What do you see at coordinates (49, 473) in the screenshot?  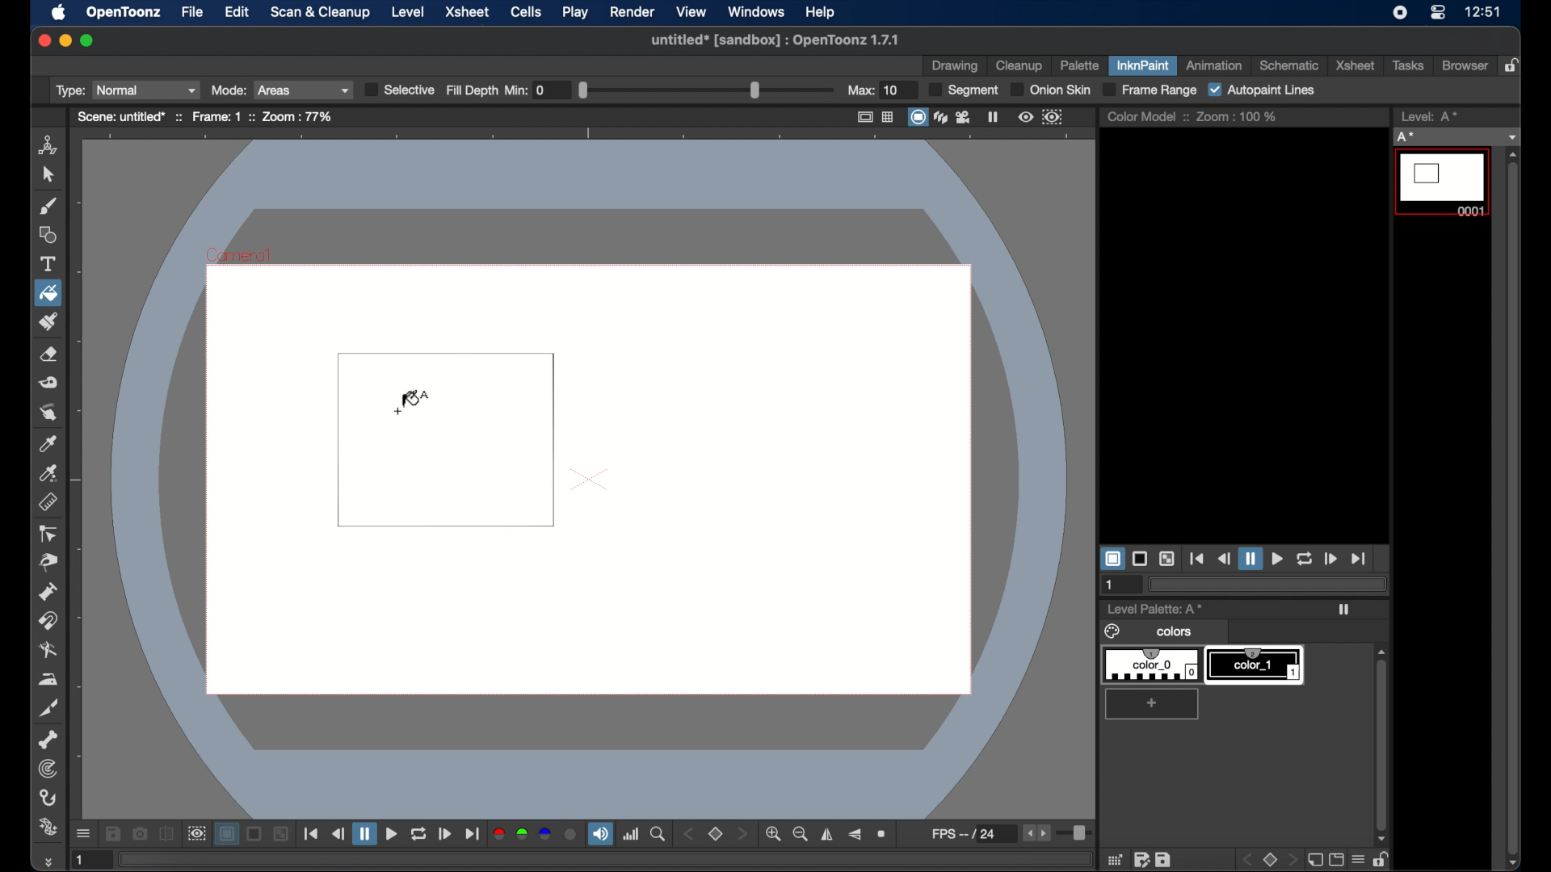 I see `picker tool` at bounding box center [49, 473].